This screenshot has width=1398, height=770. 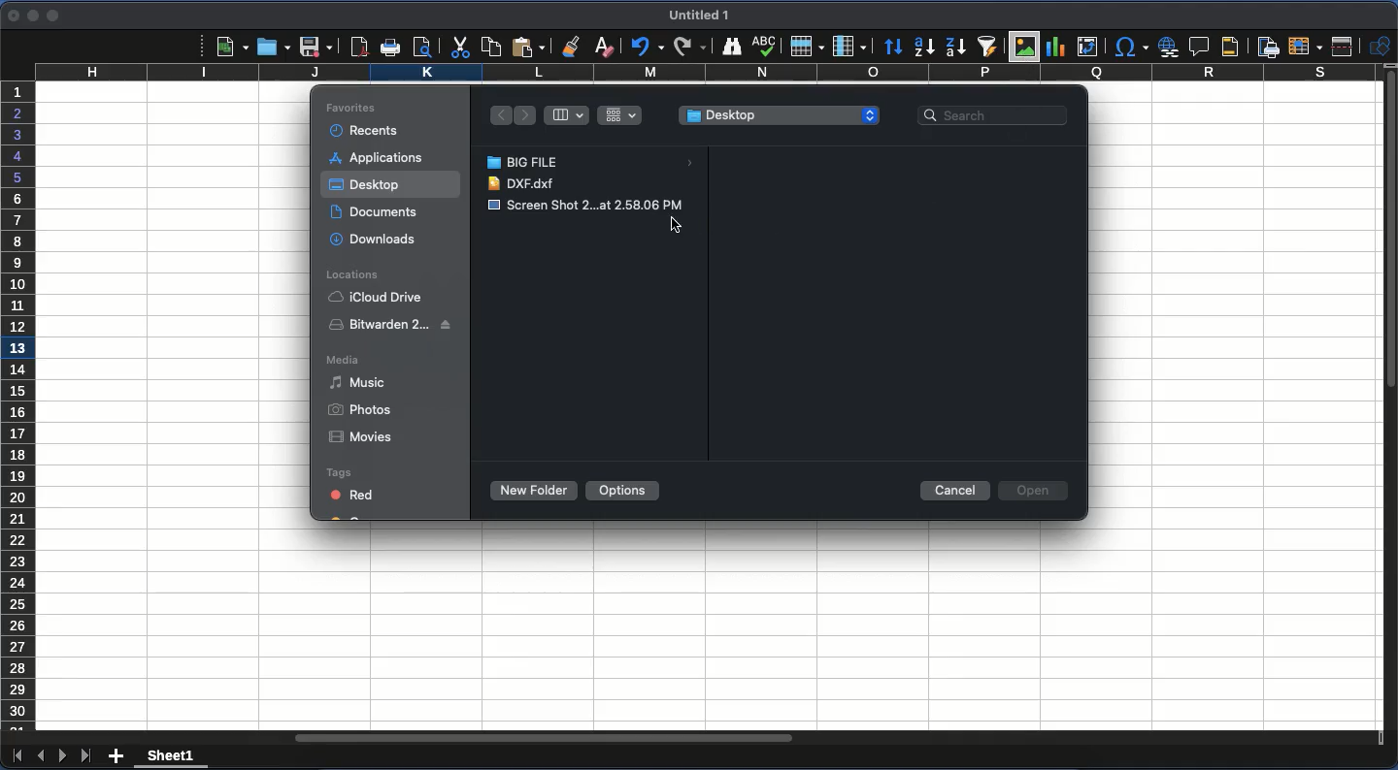 What do you see at coordinates (378, 239) in the screenshot?
I see `downloads` at bounding box center [378, 239].